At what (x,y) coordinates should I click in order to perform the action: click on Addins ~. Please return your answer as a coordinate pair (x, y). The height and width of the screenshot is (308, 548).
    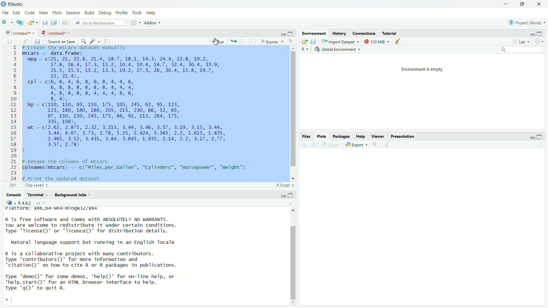
    Looking at the image, I should click on (152, 23).